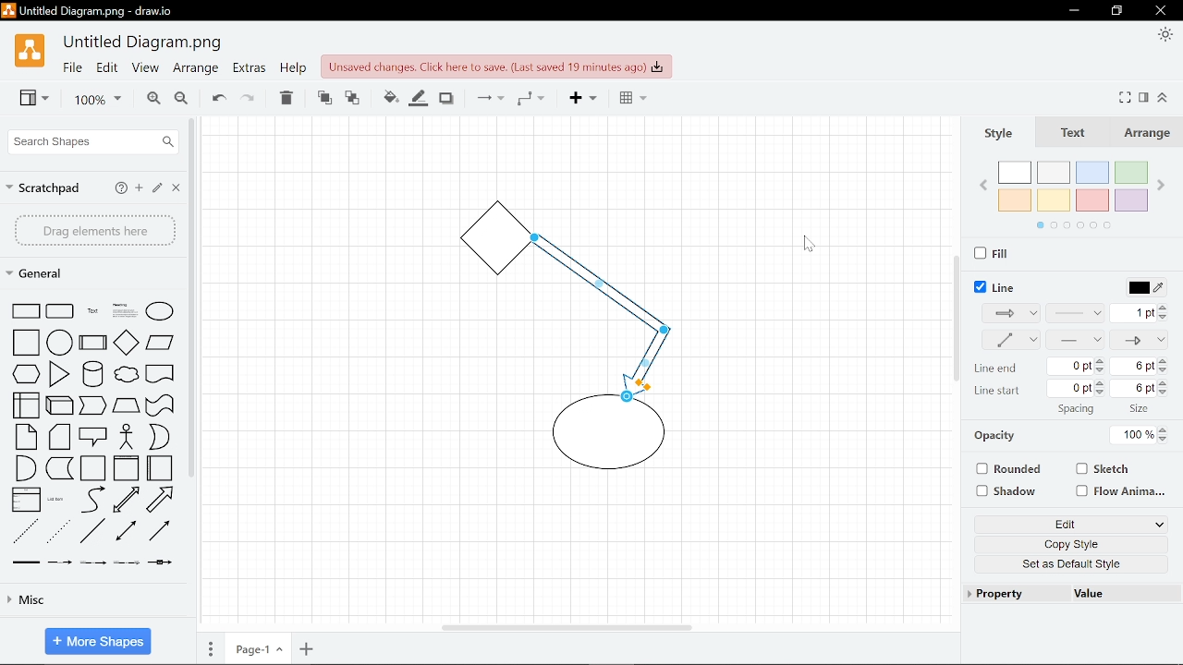  I want to click on shape, so click(22, 343).